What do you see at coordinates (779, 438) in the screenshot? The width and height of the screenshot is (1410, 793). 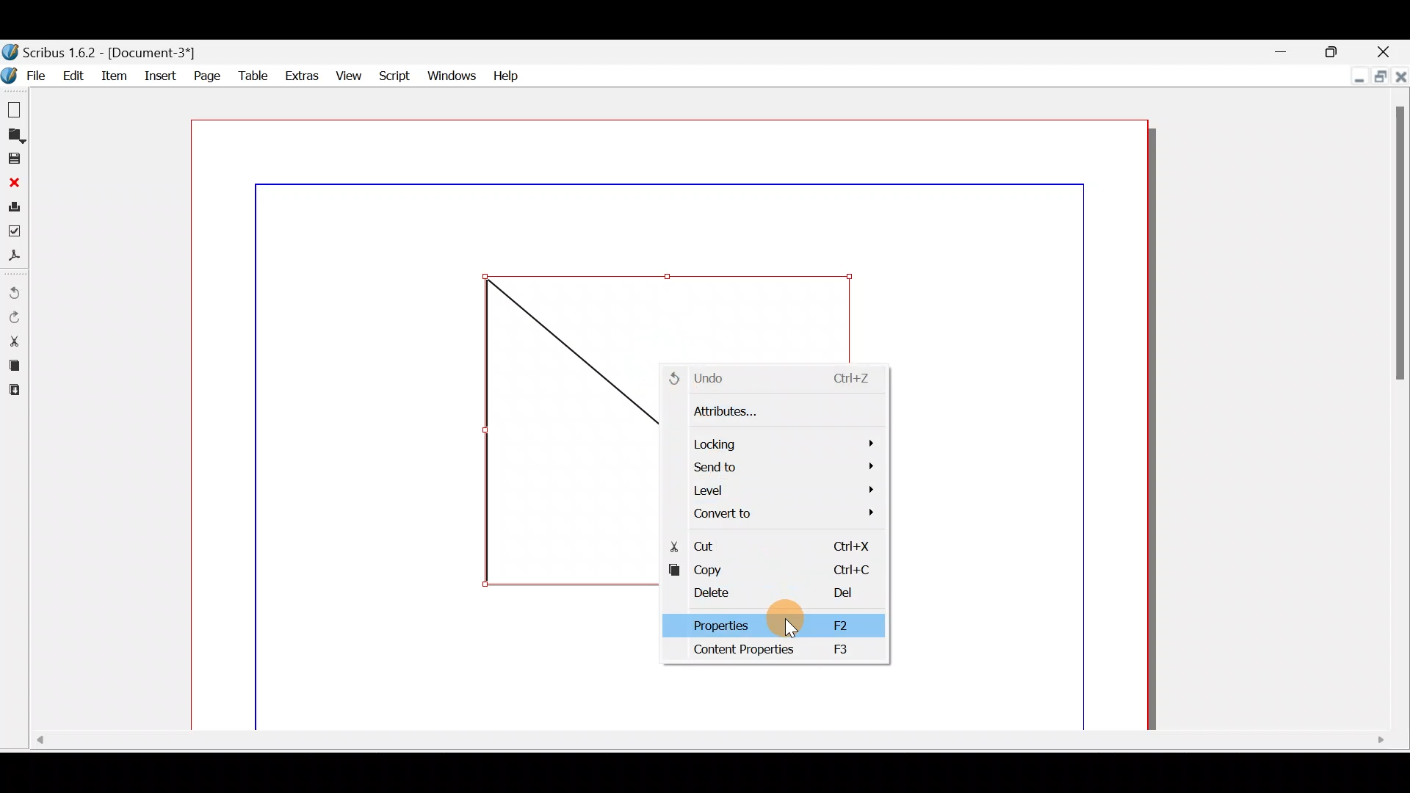 I see `Locking` at bounding box center [779, 438].